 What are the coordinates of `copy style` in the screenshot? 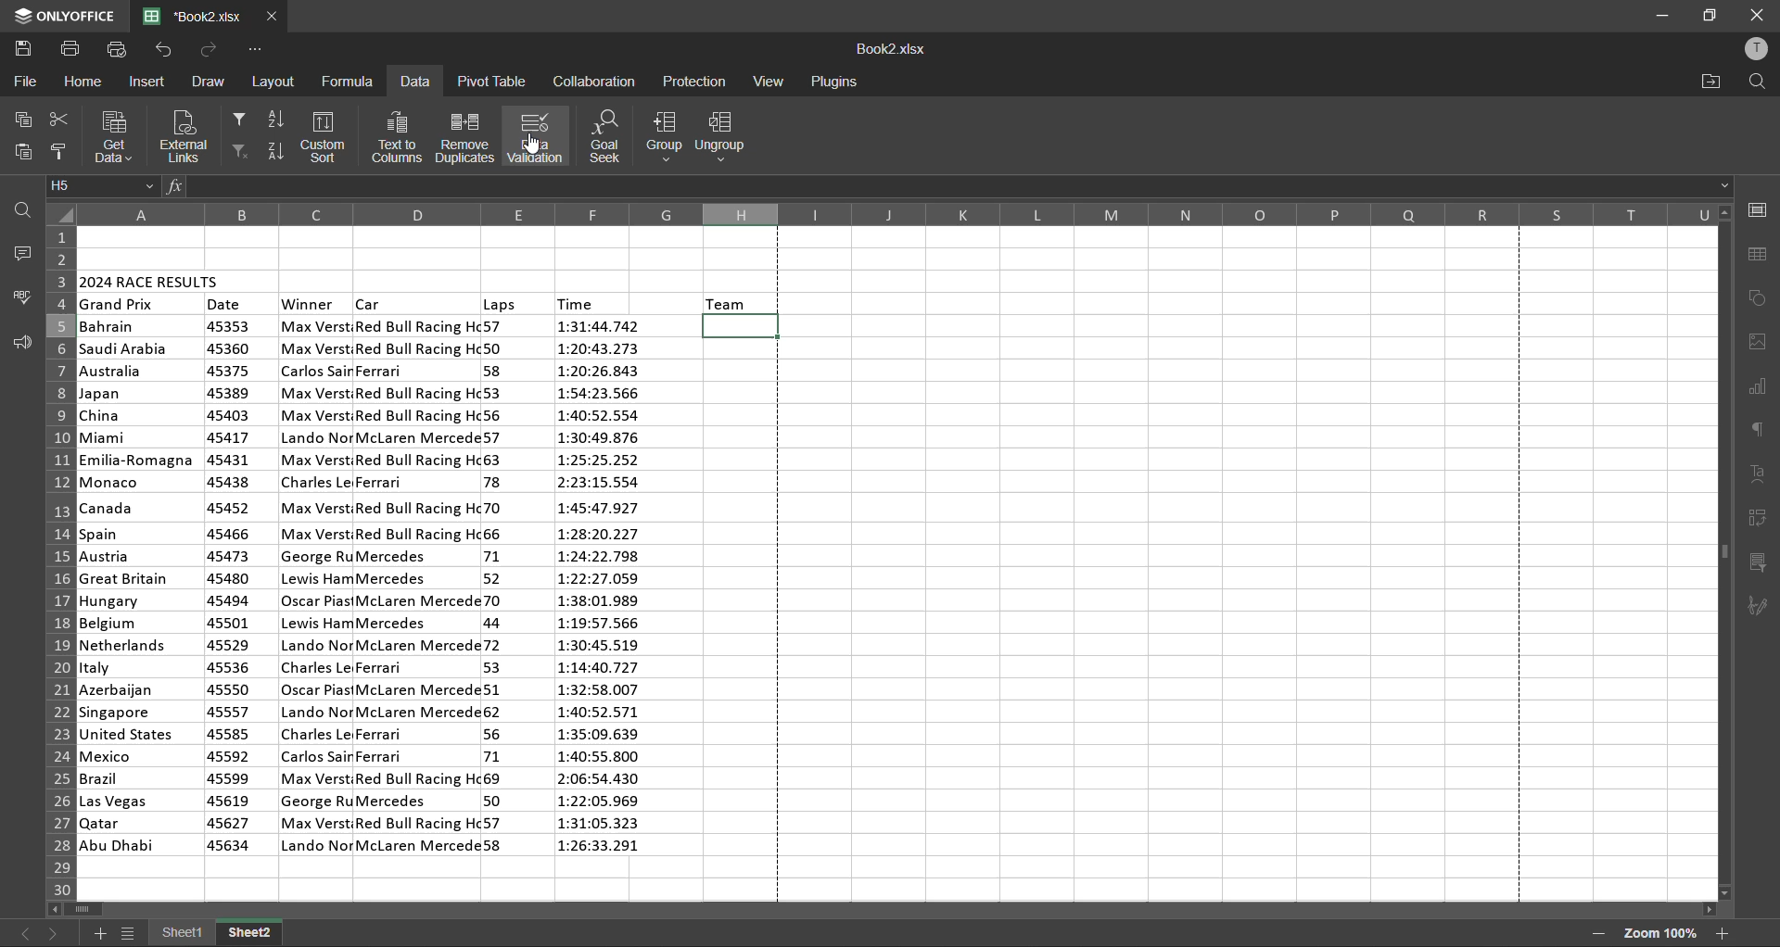 It's located at (62, 152).